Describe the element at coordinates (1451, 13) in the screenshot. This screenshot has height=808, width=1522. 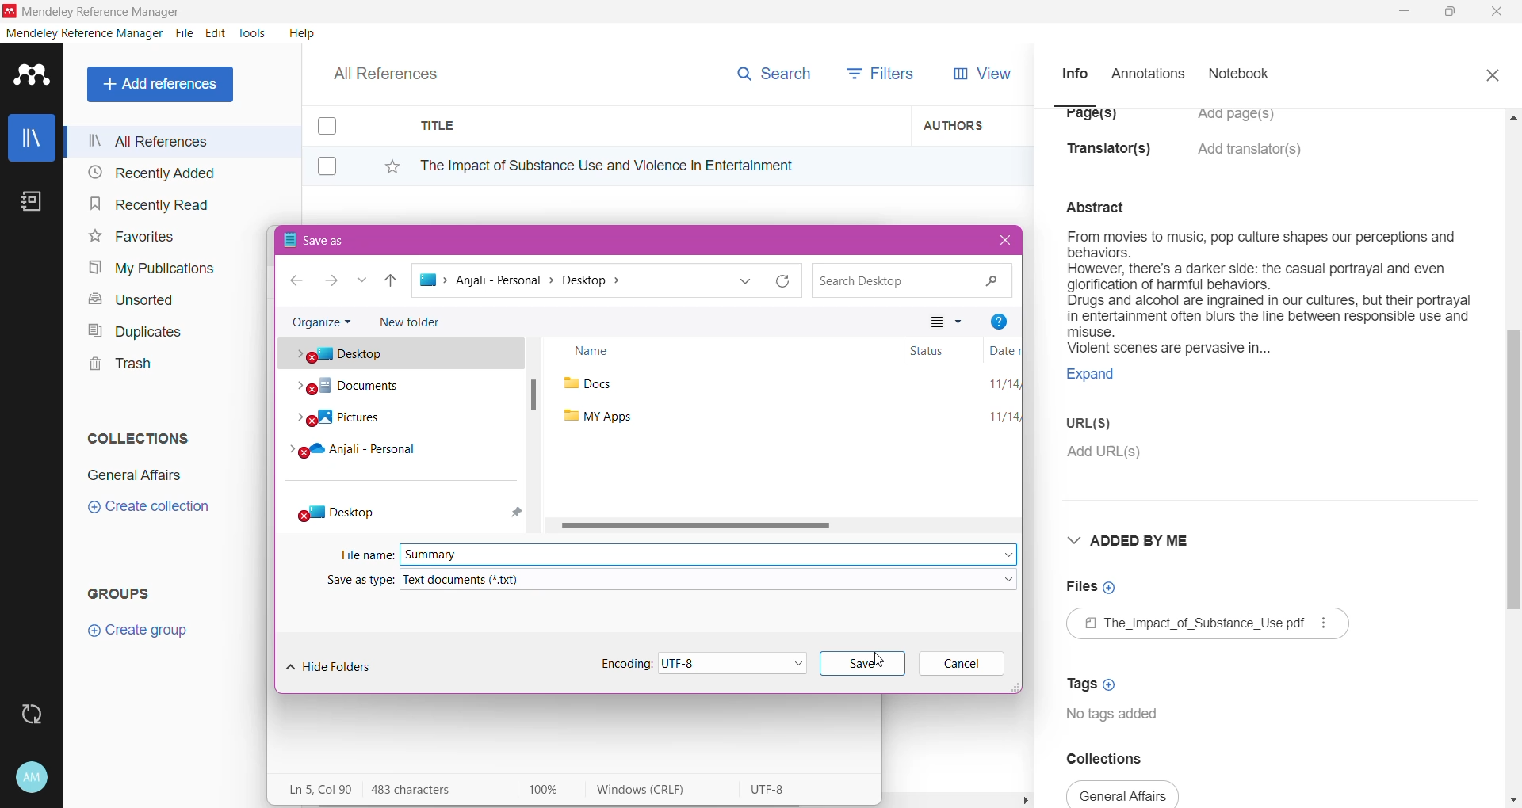
I see `Restore Down` at that location.